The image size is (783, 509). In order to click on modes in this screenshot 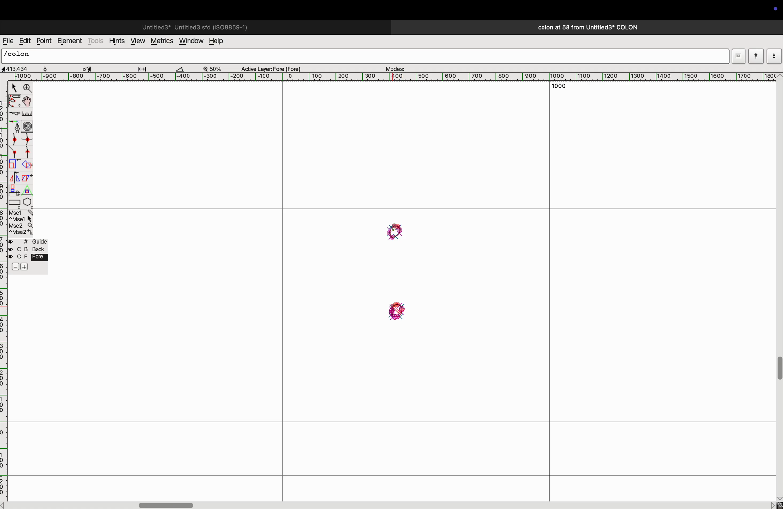, I will do `click(396, 67)`.